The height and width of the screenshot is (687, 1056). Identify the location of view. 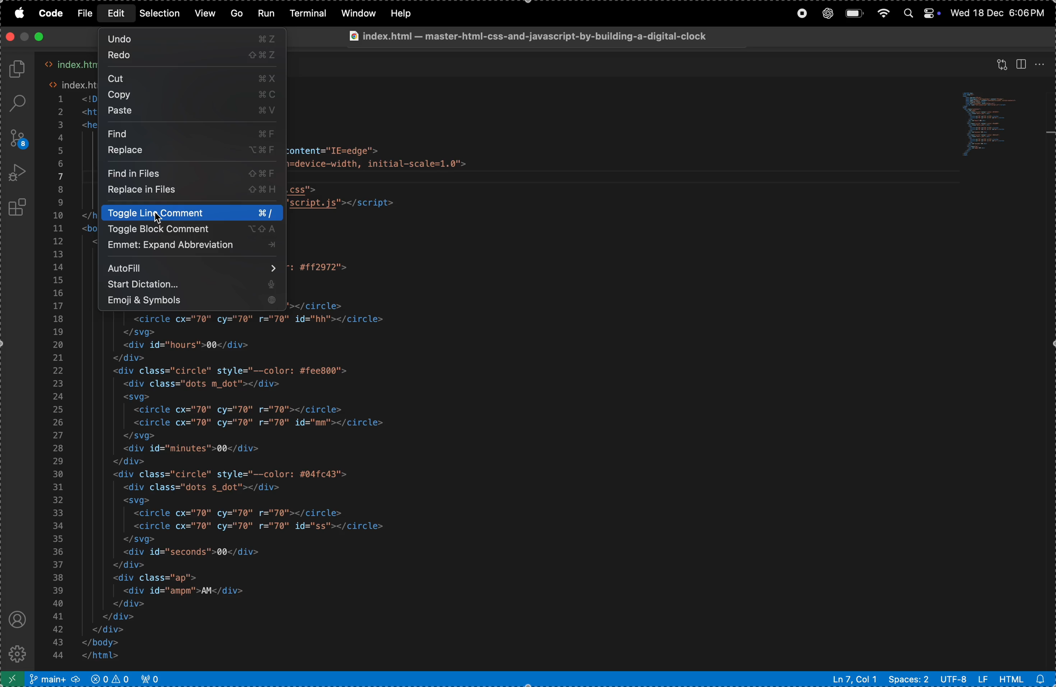
(204, 14).